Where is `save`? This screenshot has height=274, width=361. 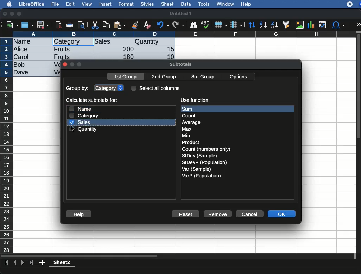 save is located at coordinates (43, 26).